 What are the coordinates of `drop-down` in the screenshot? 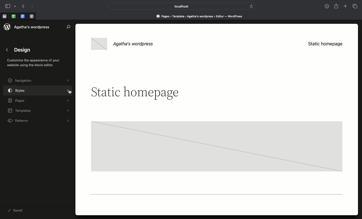 It's located at (16, 7).